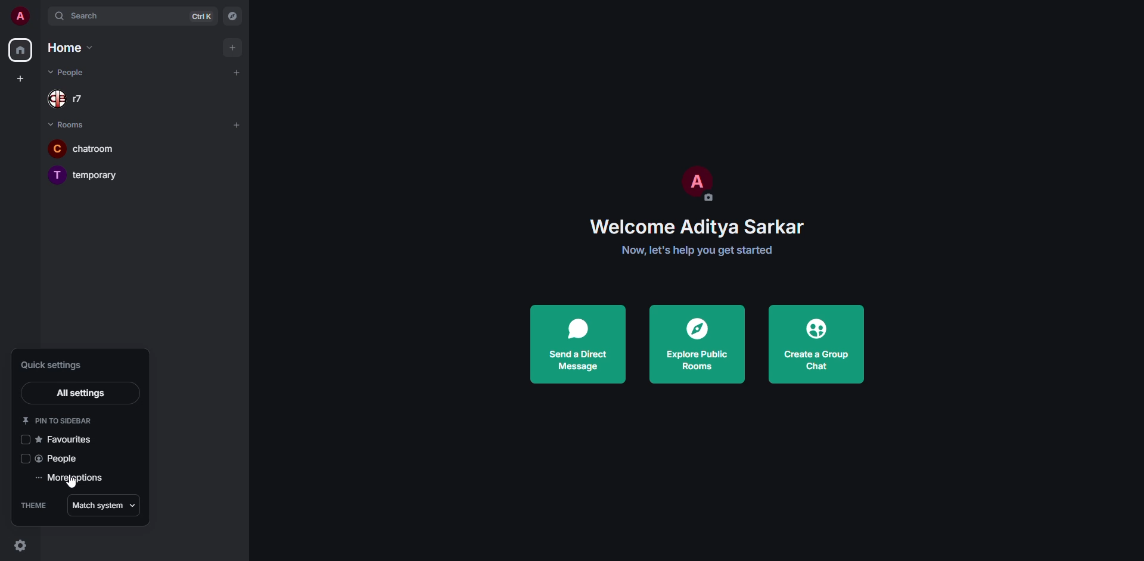  What do you see at coordinates (202, 17) in the screenshot?
I see `ctrl K` at bounding box center [202, 17].